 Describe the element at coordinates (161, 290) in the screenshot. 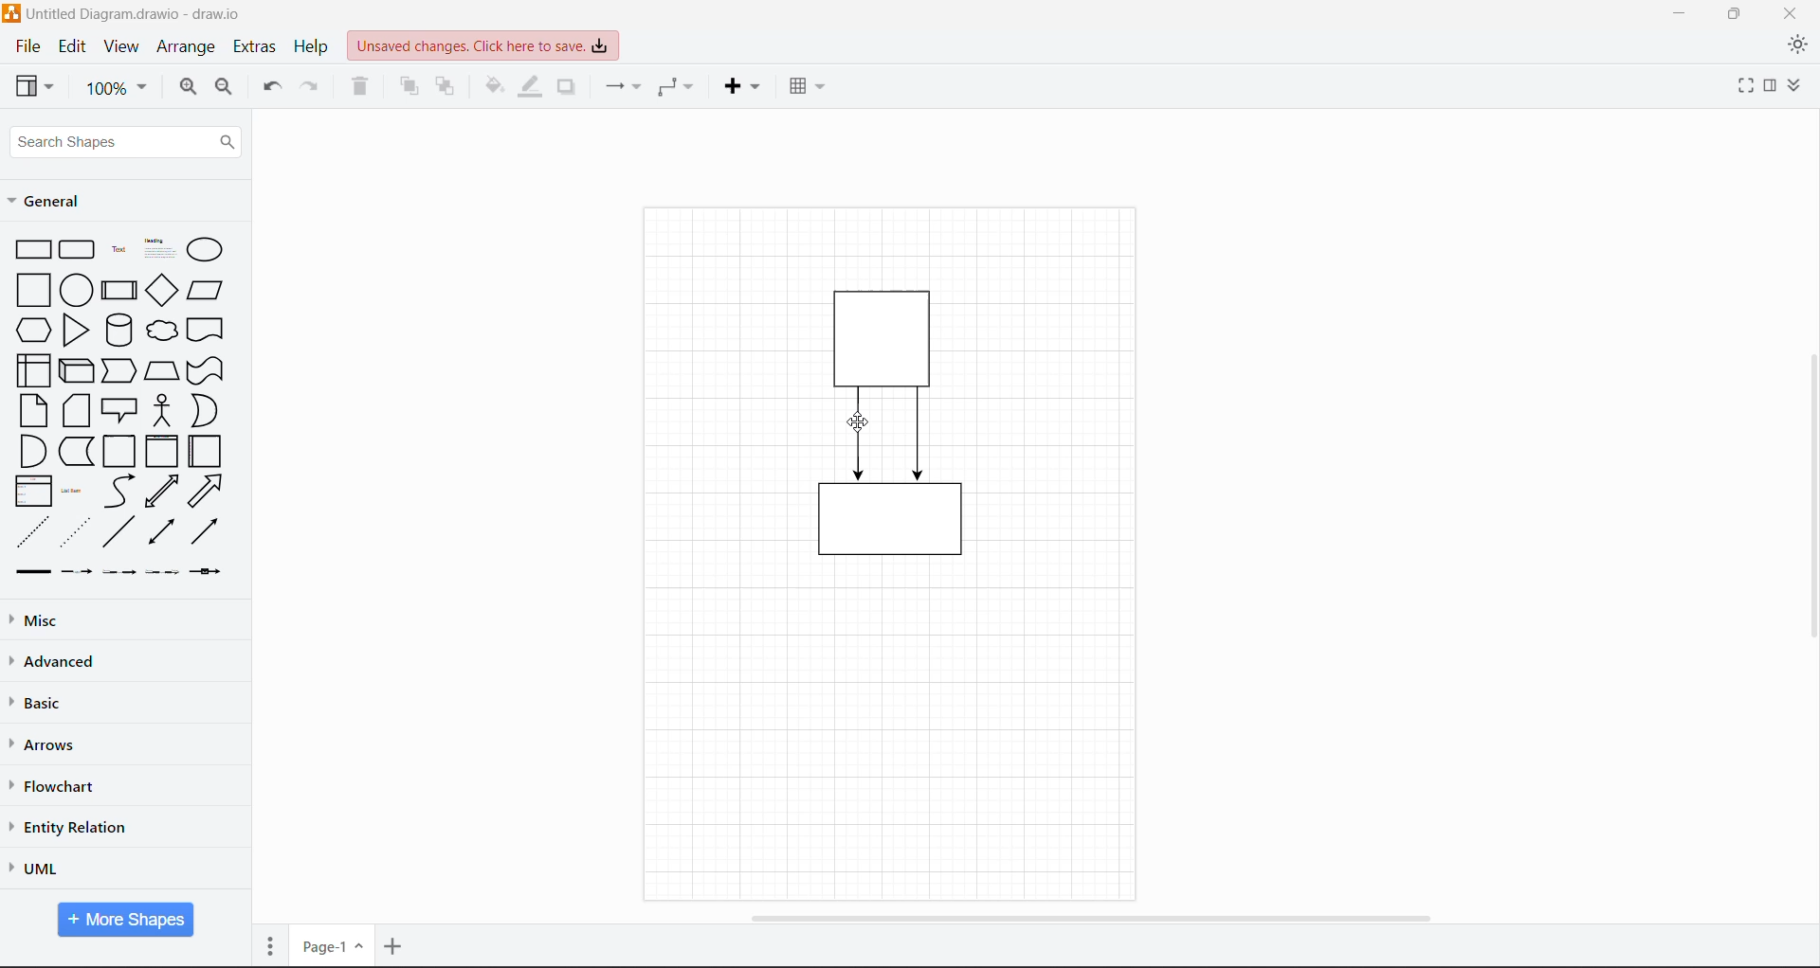

I see `Diamond` at that location.